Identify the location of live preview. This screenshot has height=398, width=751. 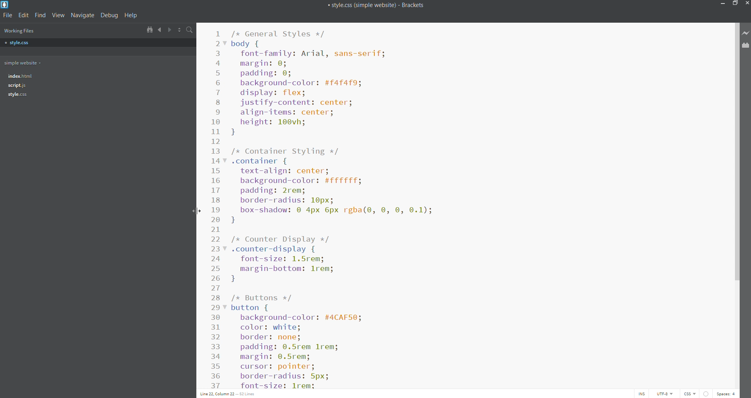
(746, 33).